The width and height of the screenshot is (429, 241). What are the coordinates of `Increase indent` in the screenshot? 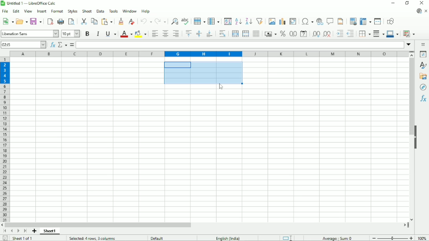 It's located at (339, 34).